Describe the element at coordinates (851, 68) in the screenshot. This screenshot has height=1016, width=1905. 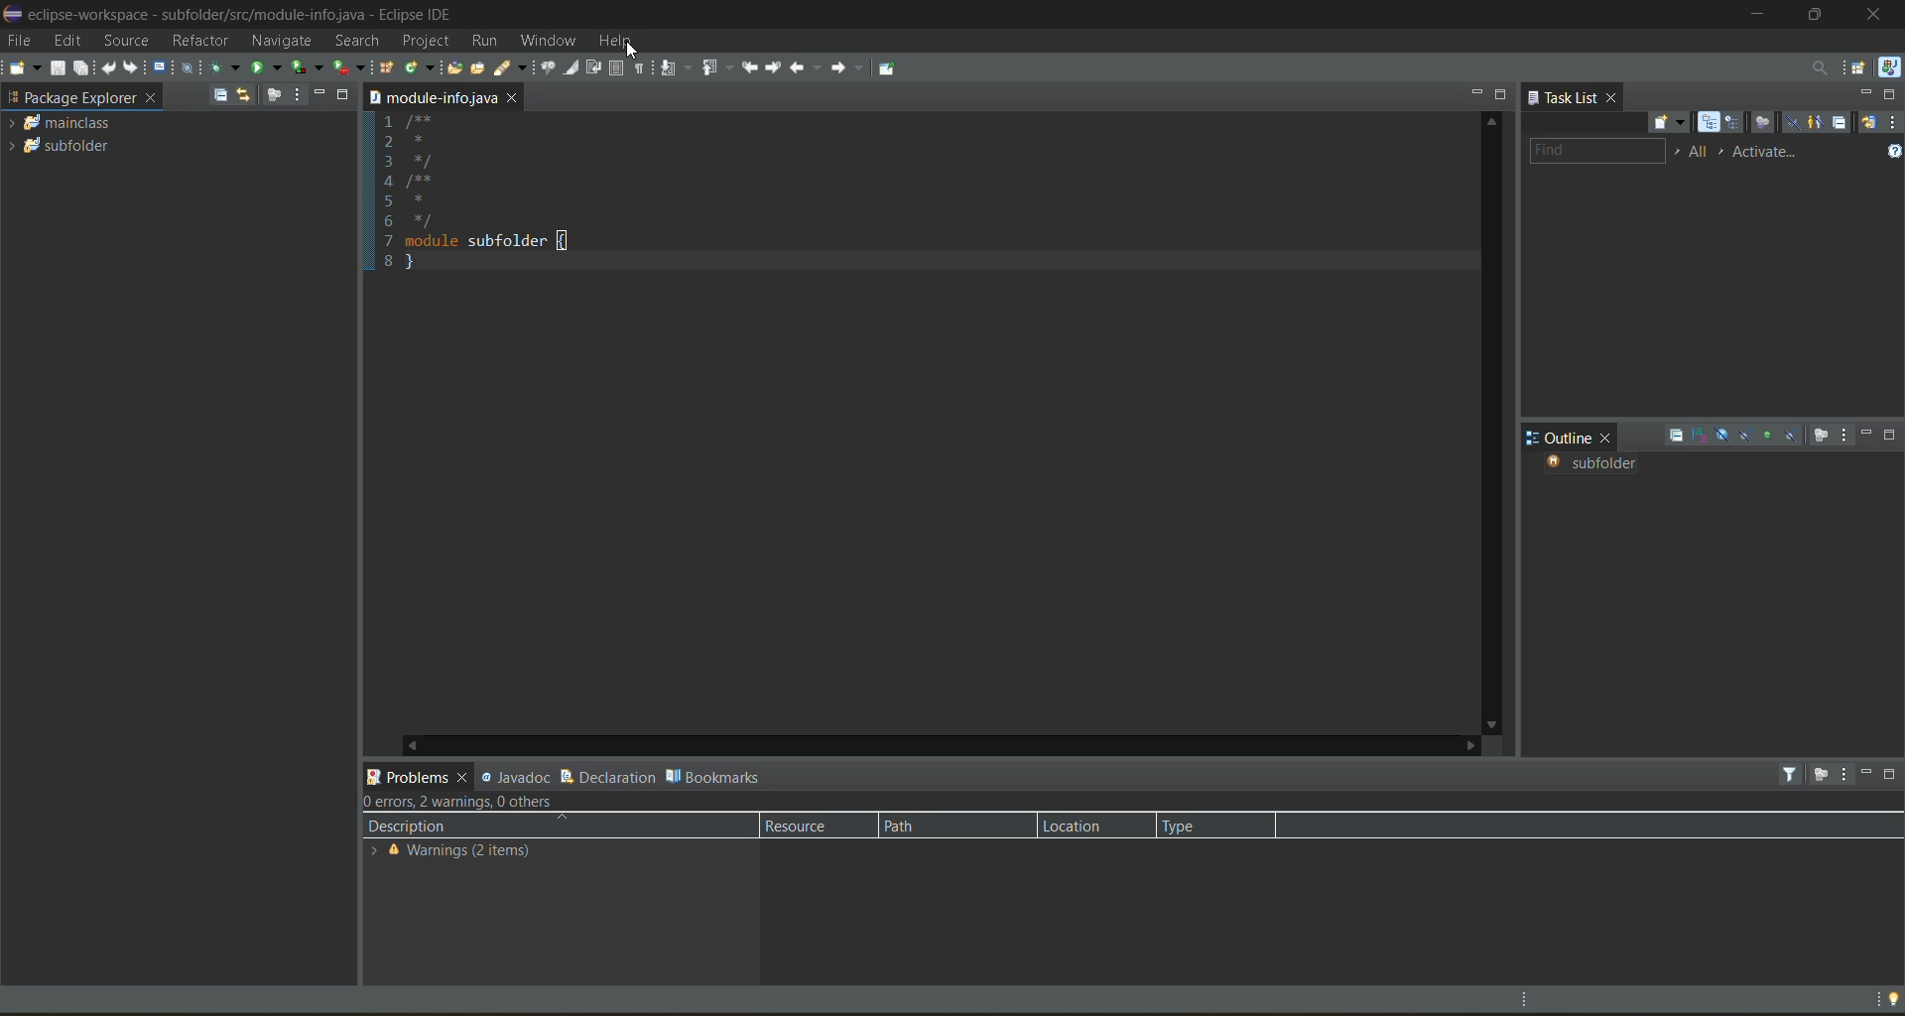
I see `forward` at that location.